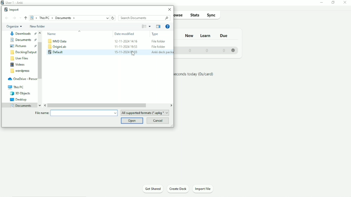  Describe the element at coordinates (159, 47) in the screenshot. I see `File Folder` at that location.